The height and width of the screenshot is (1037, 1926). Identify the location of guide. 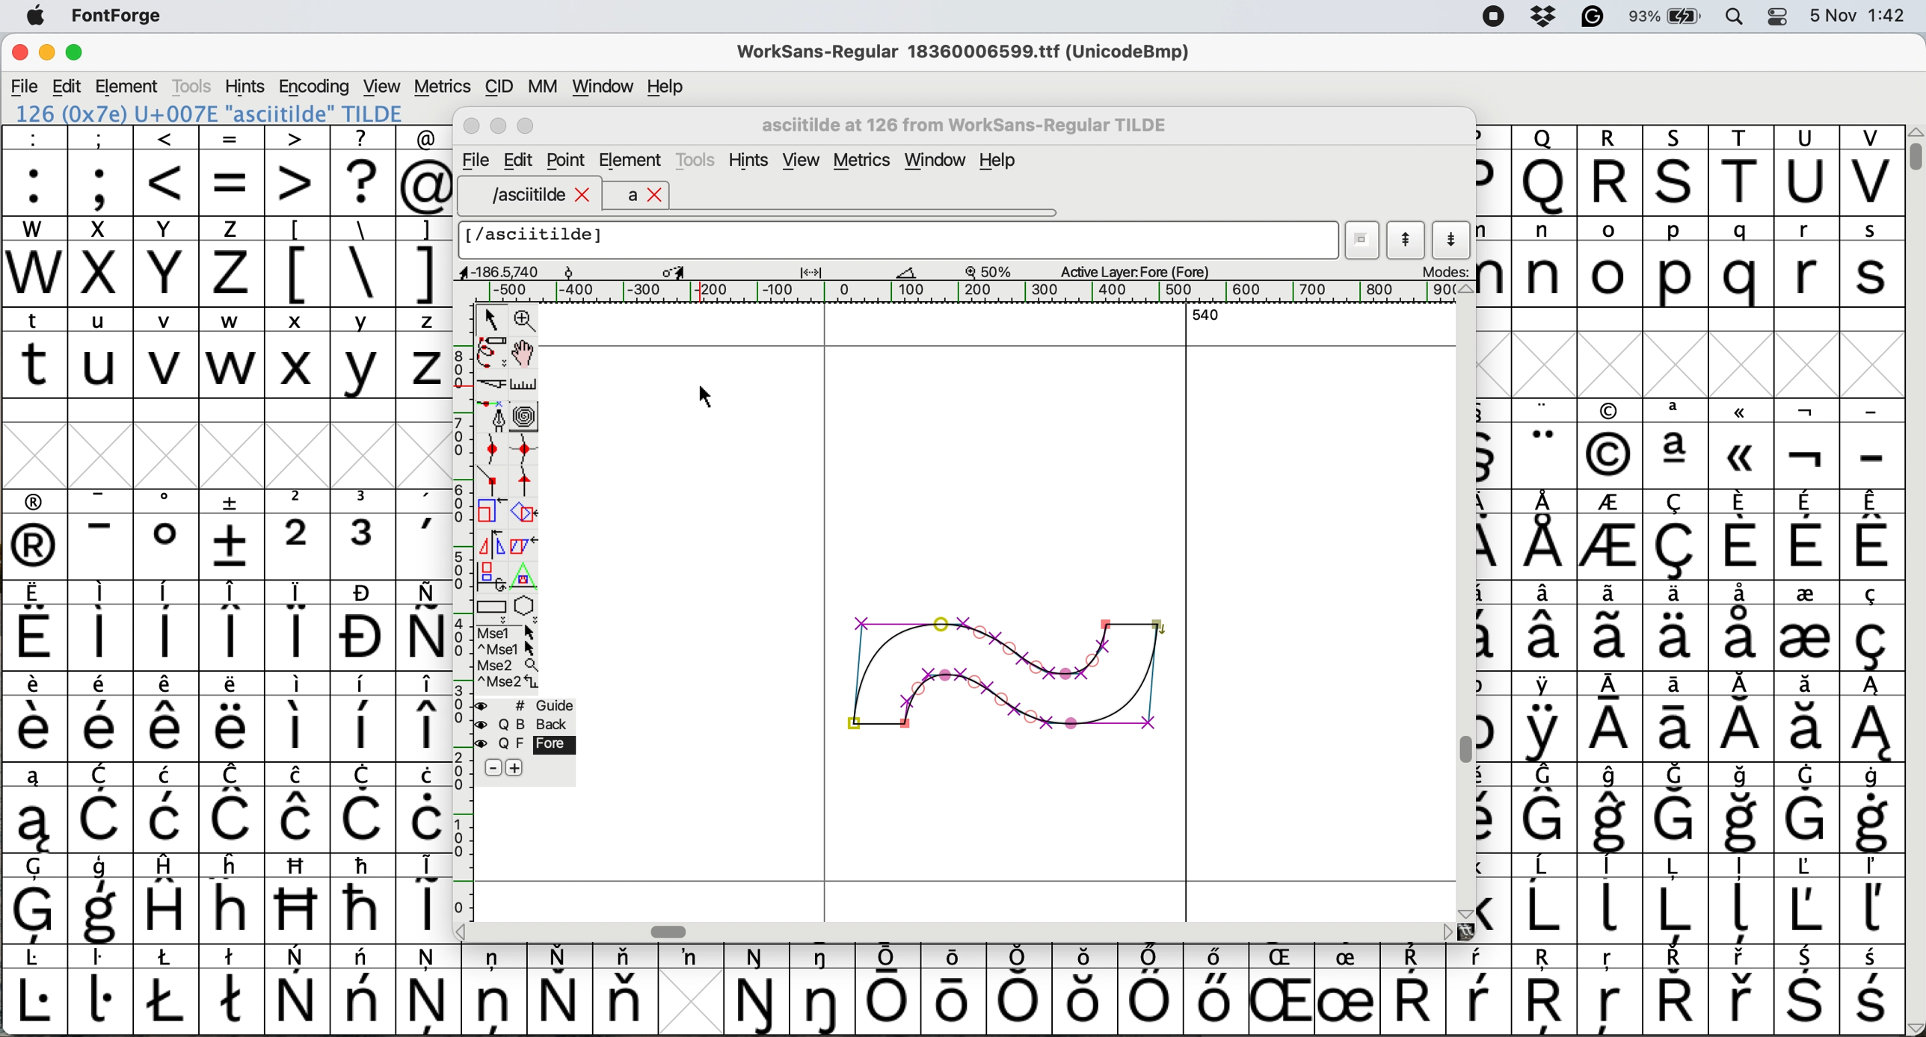
(534, 703).